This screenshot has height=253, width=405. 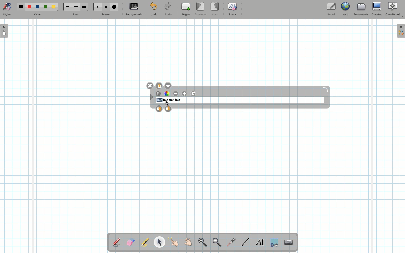 What do you see at coordinates (7, 9) in the screenshot?
I see `Stylus` at bounding box center [7, 9].